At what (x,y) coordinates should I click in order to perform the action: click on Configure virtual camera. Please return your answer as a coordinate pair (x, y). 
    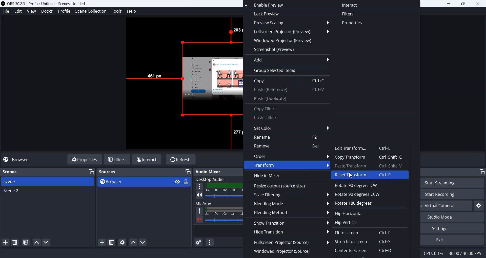
    Looking at the image, I should click on (480, 206).